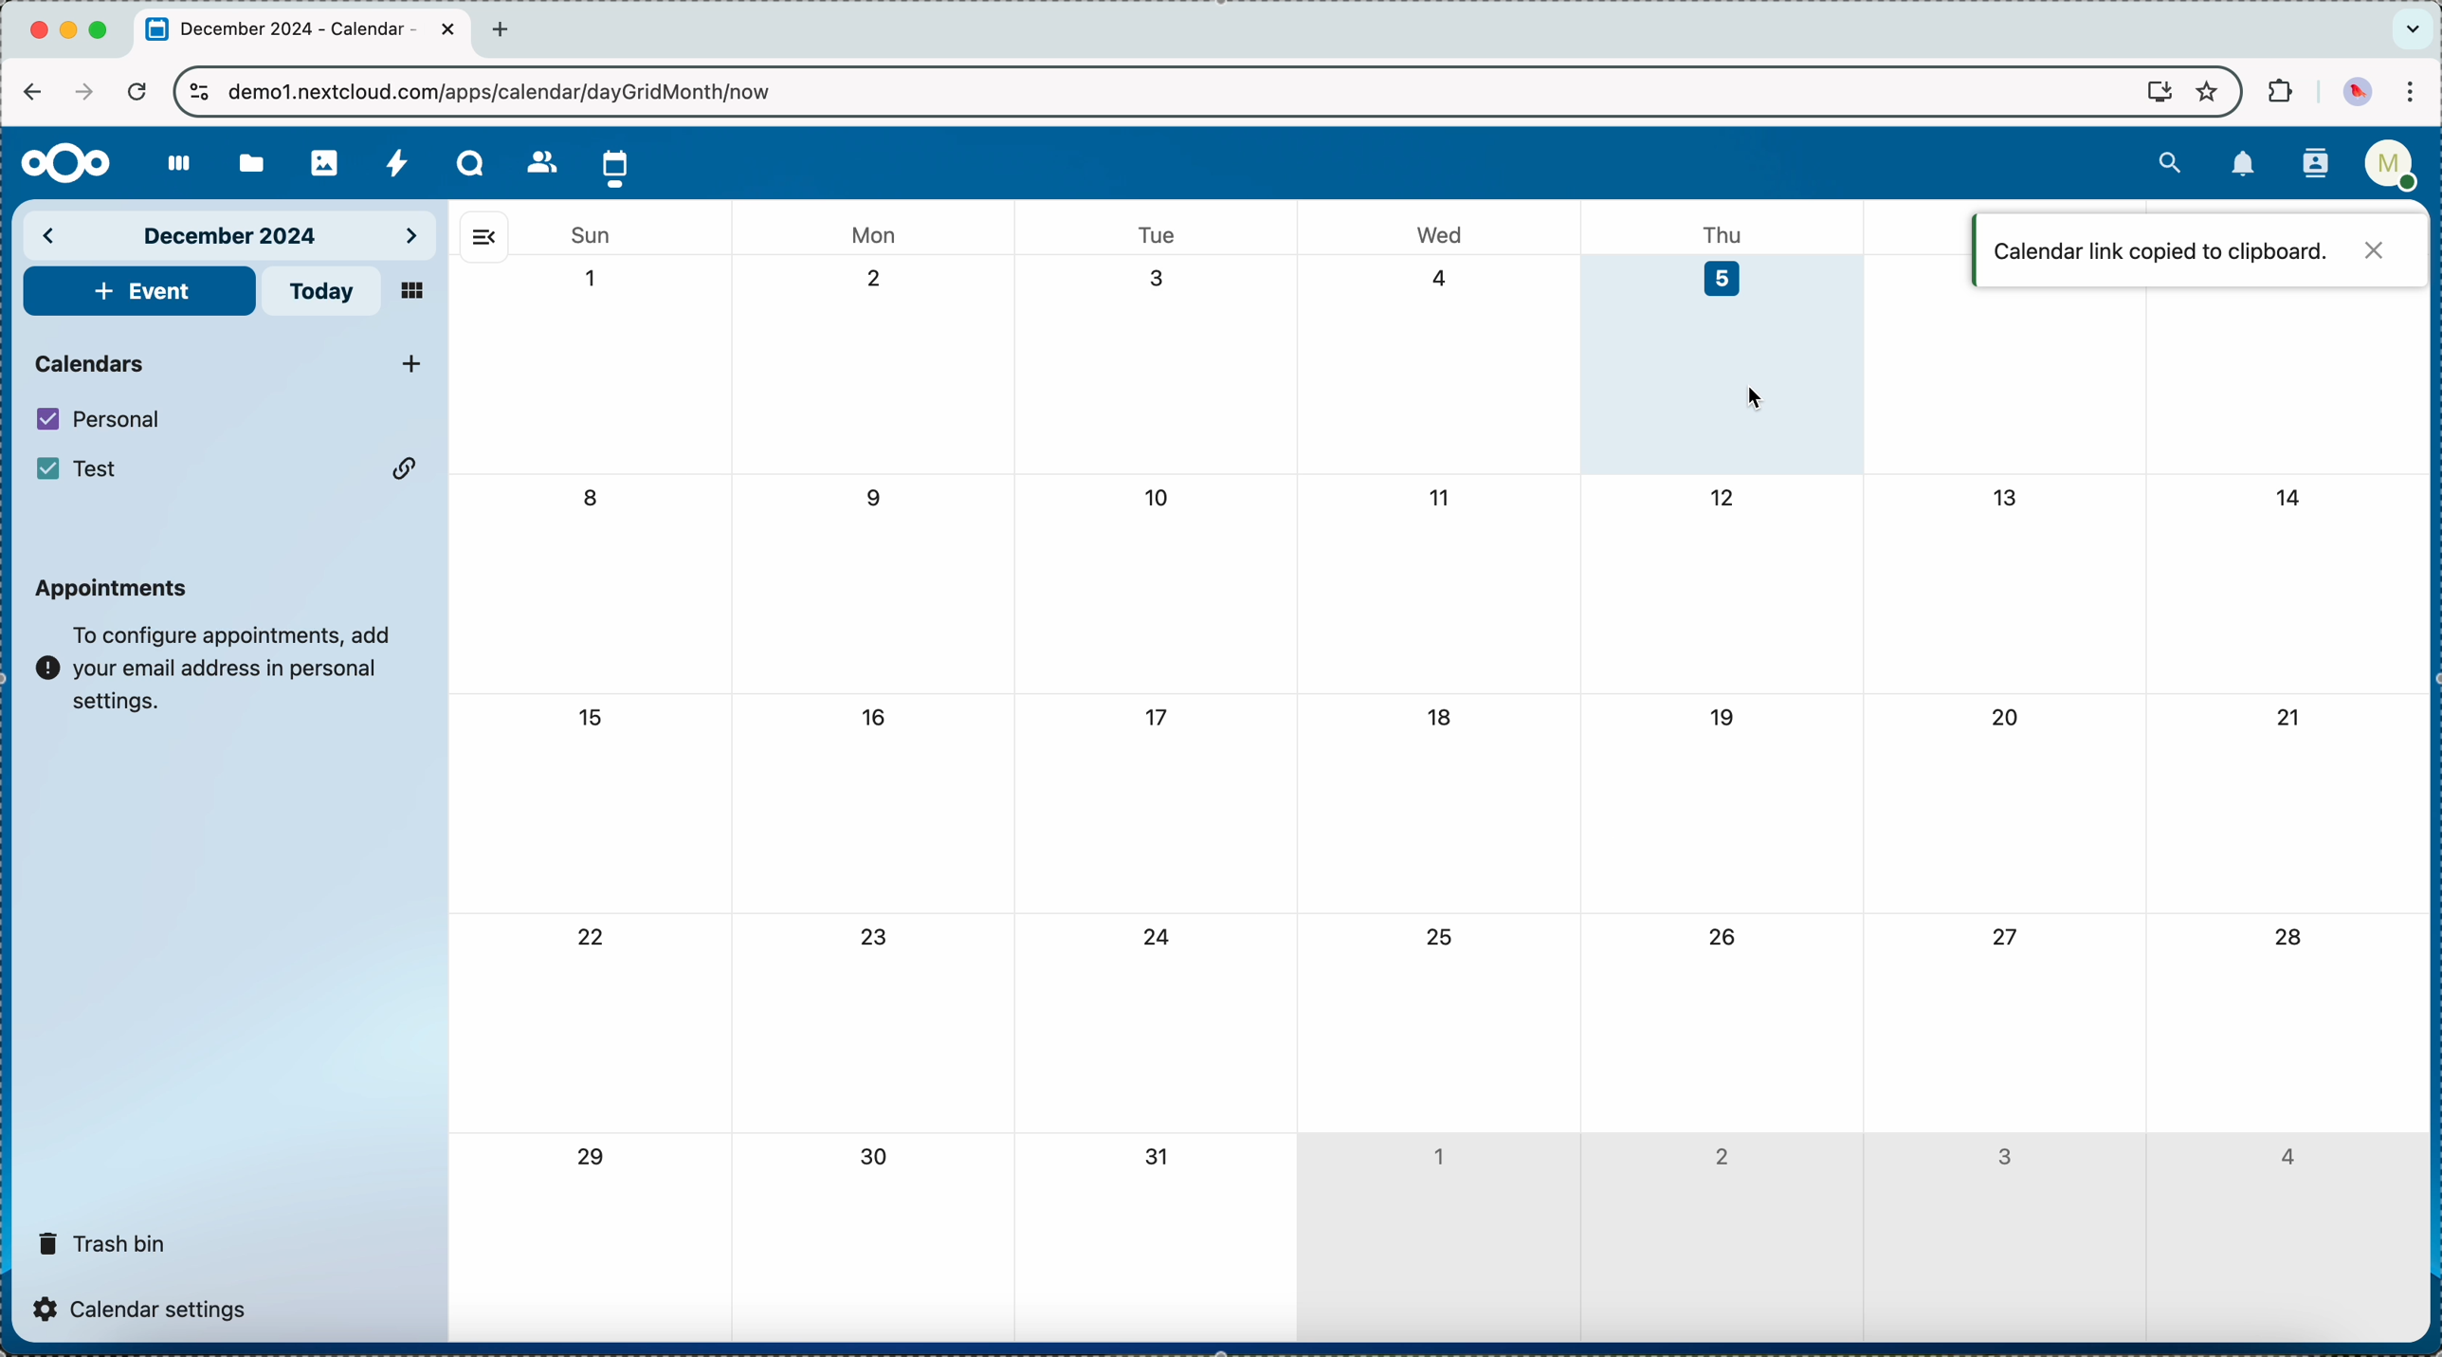 The height and width of the screenshot is (1357, 2442). I want to click on minimize, so click(72, 32).